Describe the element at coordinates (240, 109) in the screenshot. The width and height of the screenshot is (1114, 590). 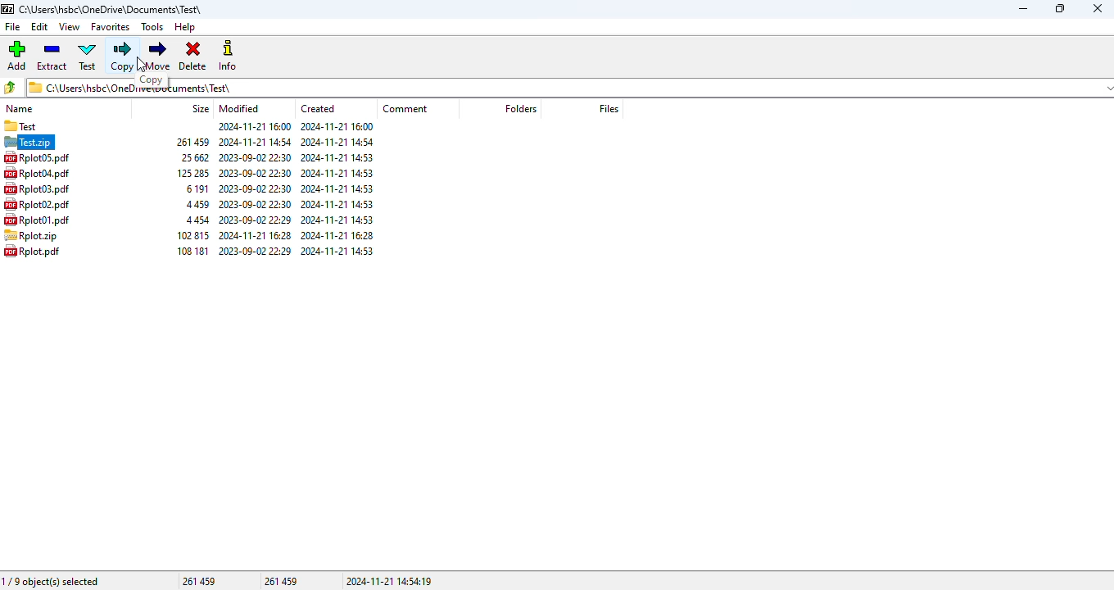
I see `modified` at that location.